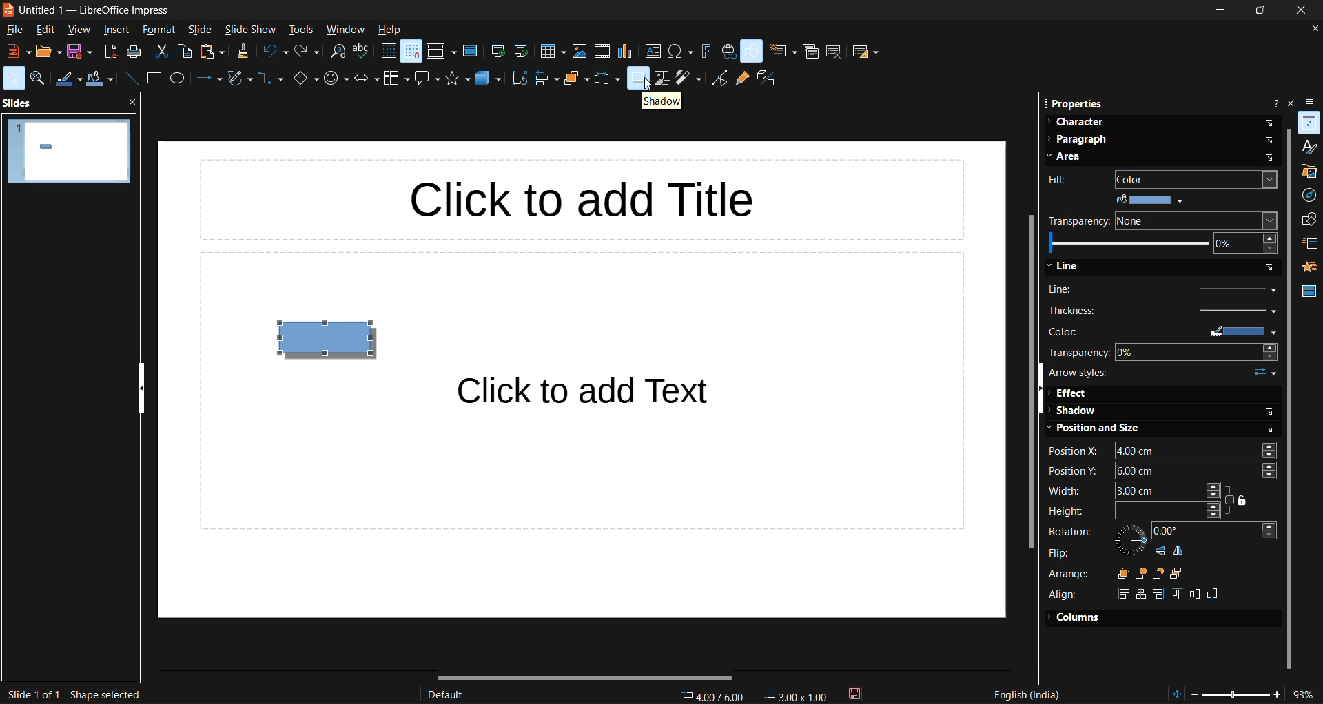 Image resolution: width=1323 pixels, height=704 pixels. Describe the element at coordinates (19, 103) in the screenshot. I see `slides` at that location.